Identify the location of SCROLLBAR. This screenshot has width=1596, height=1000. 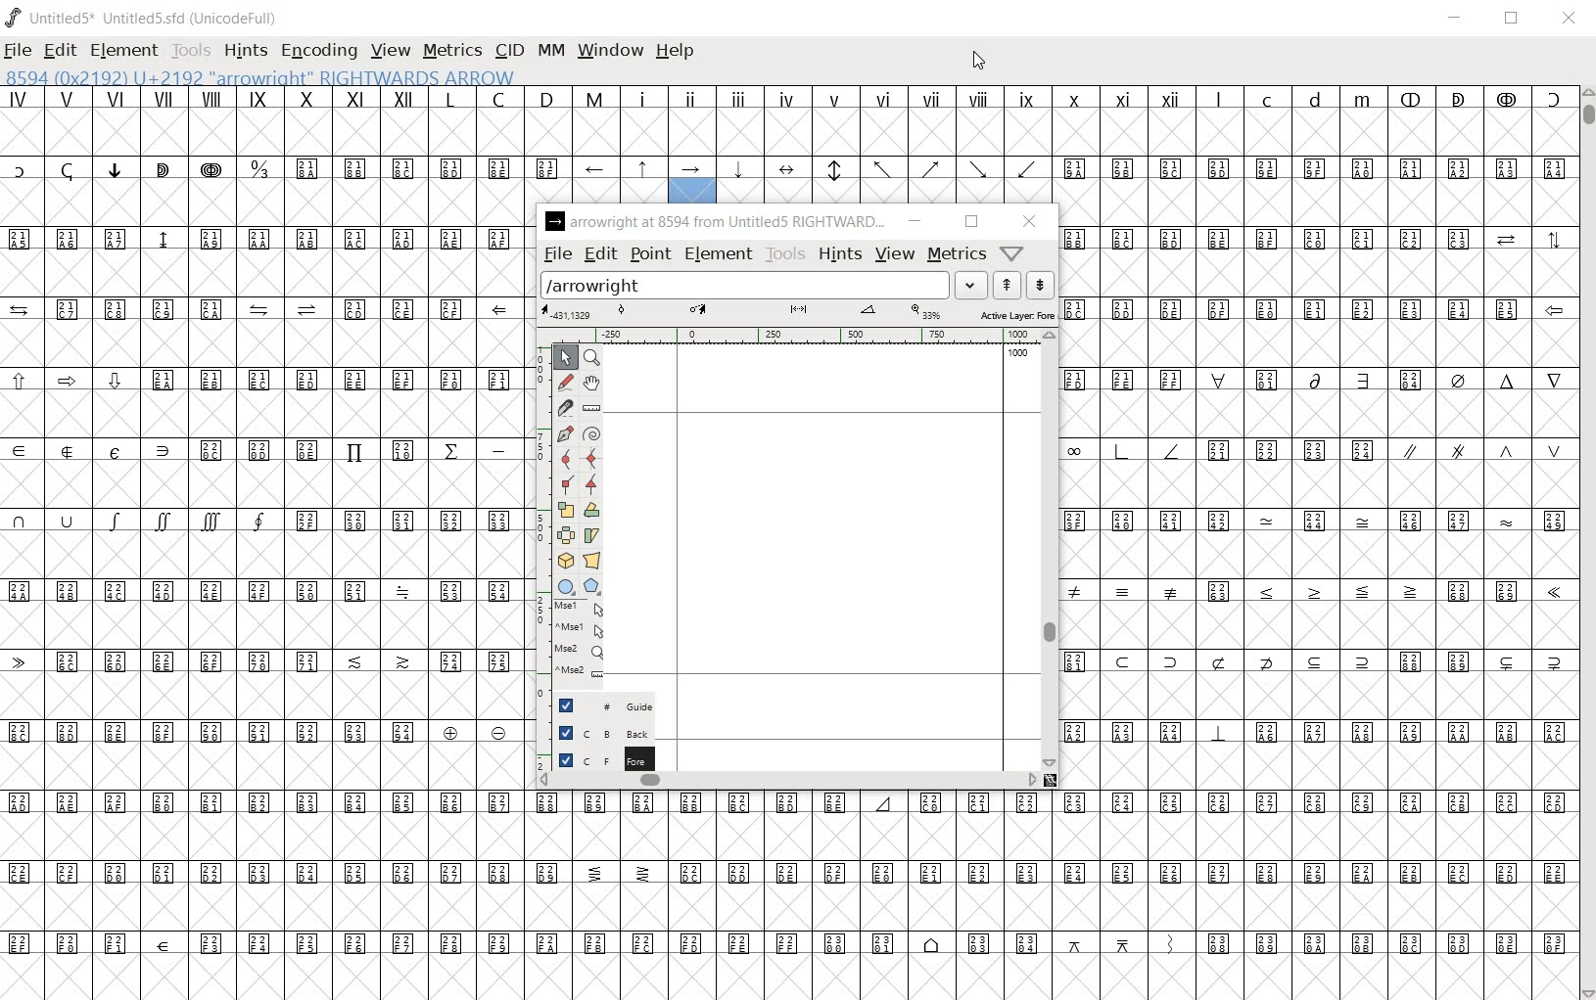
(1586, 541).